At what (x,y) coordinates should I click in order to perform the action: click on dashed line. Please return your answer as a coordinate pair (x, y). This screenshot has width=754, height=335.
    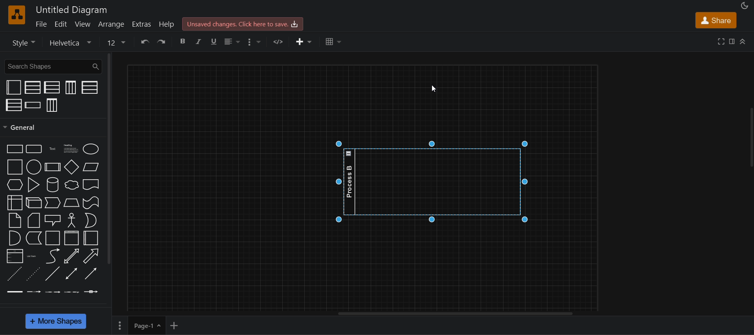
    Looking at the image, I should click on (13, 274).